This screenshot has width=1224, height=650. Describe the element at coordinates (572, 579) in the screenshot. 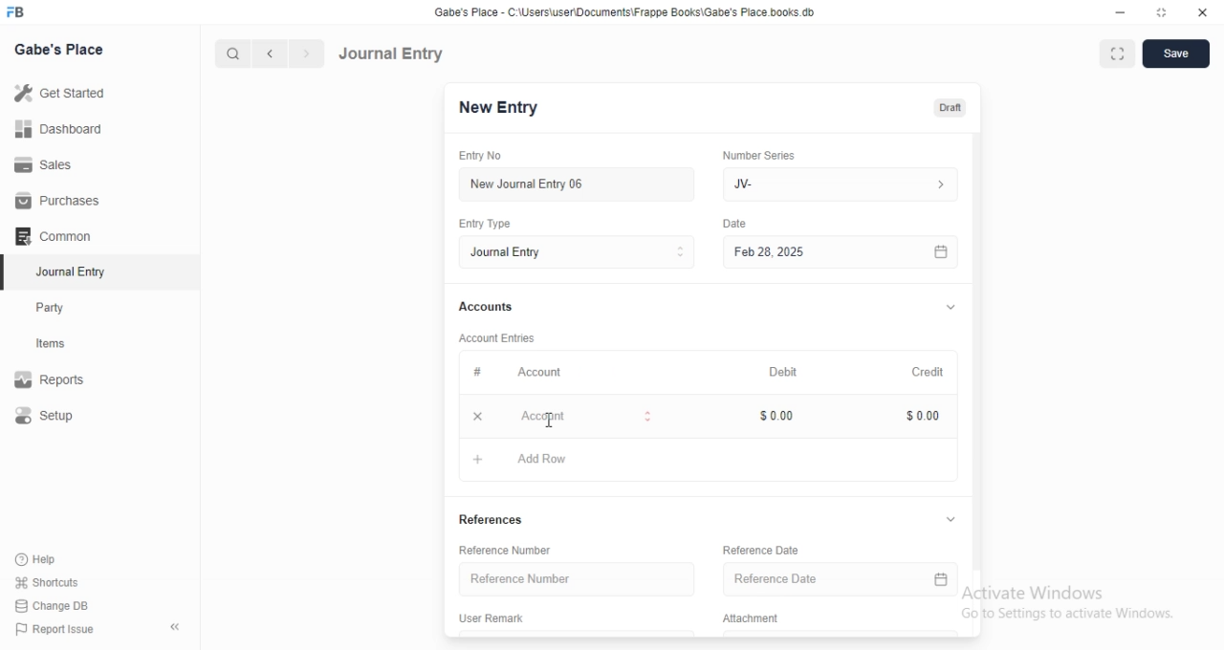

I see `Reference Number` at that location.